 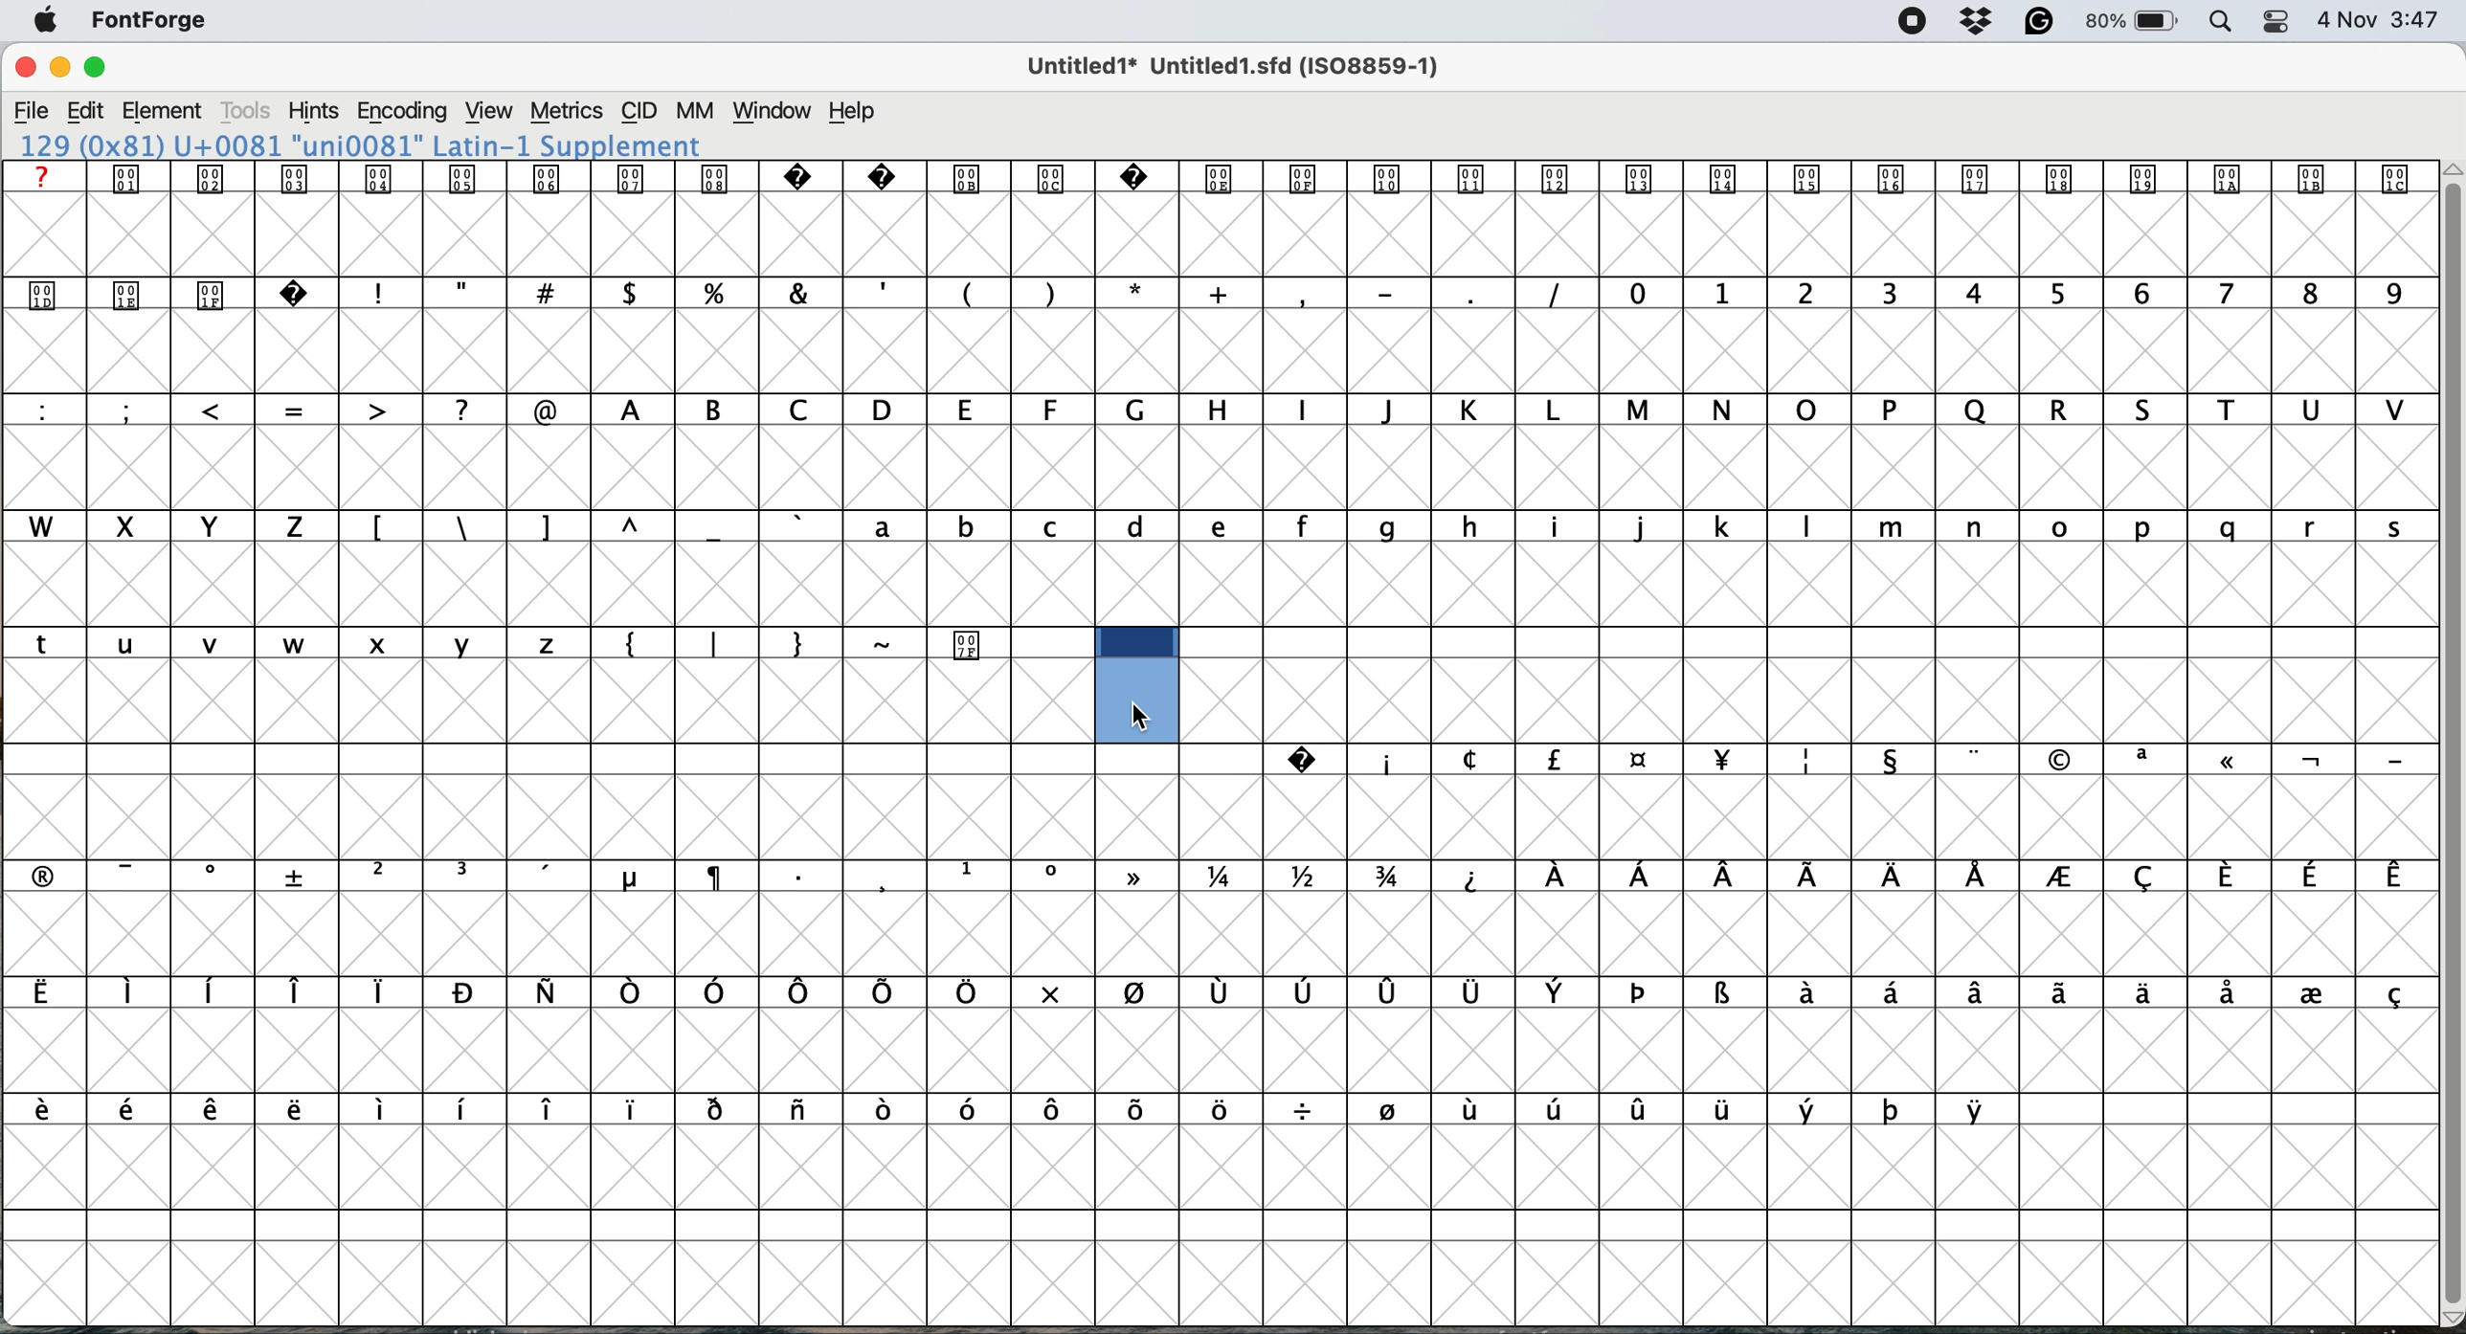 What do you see at coordinates (1913, 21) in the screenshot?
I see `Screen Recording Indicator` at bounding box center [1913, 21].